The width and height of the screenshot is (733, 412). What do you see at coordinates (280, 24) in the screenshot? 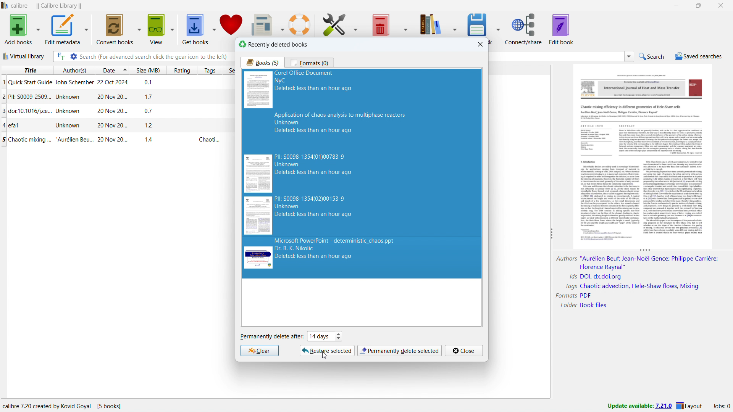
I see `fetch news options` at bounding box center [280, 24].